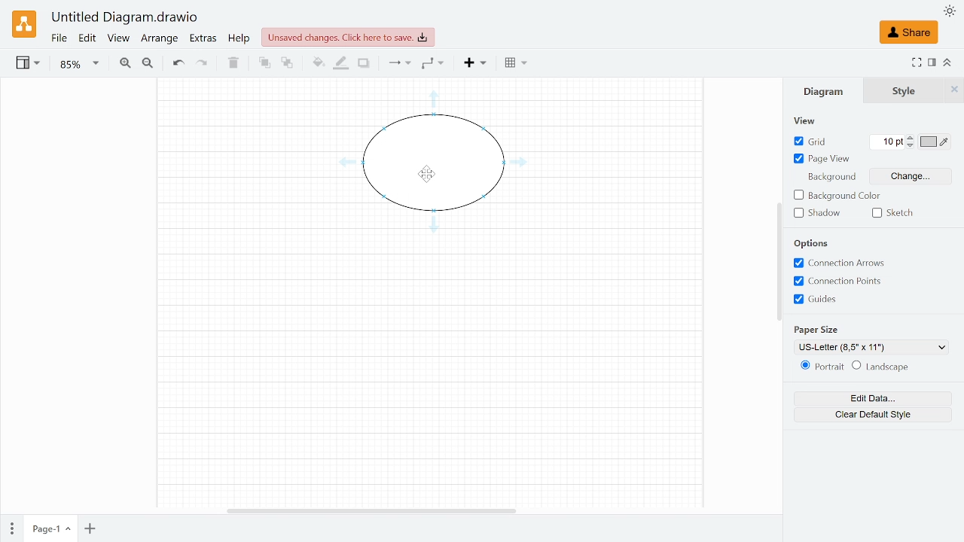 Image resolution: width=964 pixels, height=542 pixels. What do you see at coordinates (471, 64) in the screenshot?
I see `insert` at bounding box center [471, 64].